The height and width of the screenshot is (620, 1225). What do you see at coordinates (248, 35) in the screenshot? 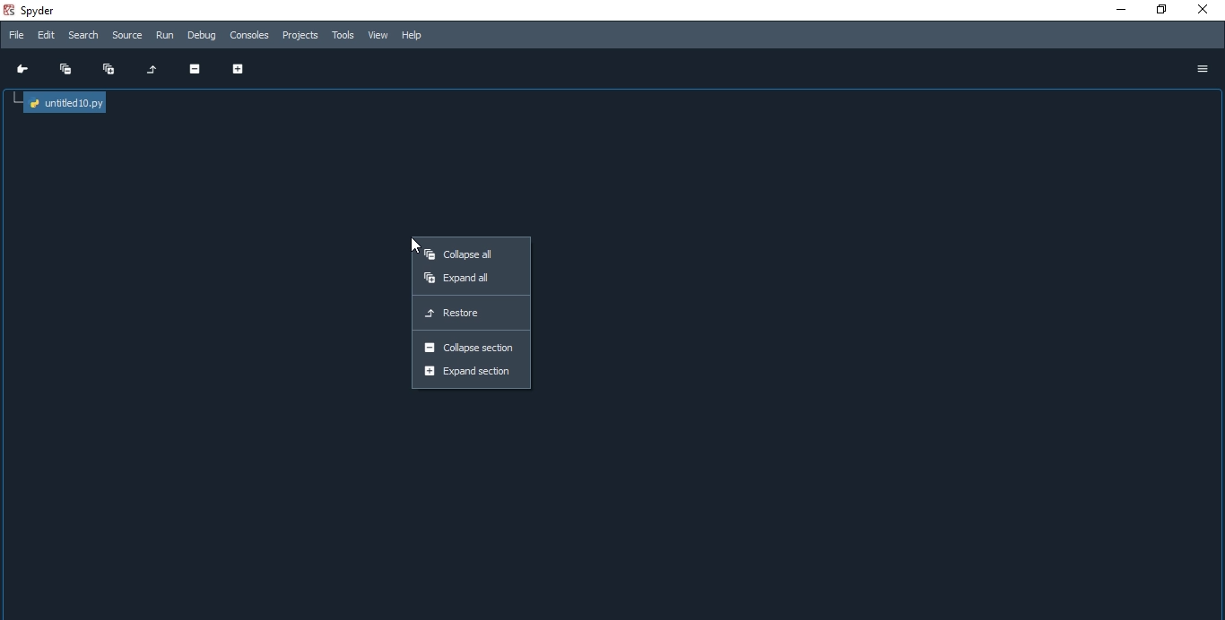
I see `Consoles` at bounding box center [248, 35].